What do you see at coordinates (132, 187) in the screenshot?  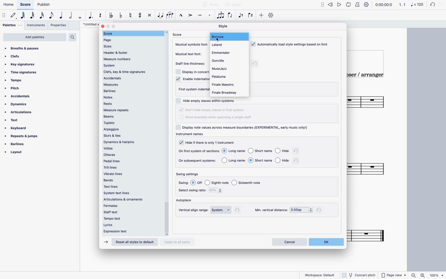 I see `text lines` at bounding box center [132, 187].